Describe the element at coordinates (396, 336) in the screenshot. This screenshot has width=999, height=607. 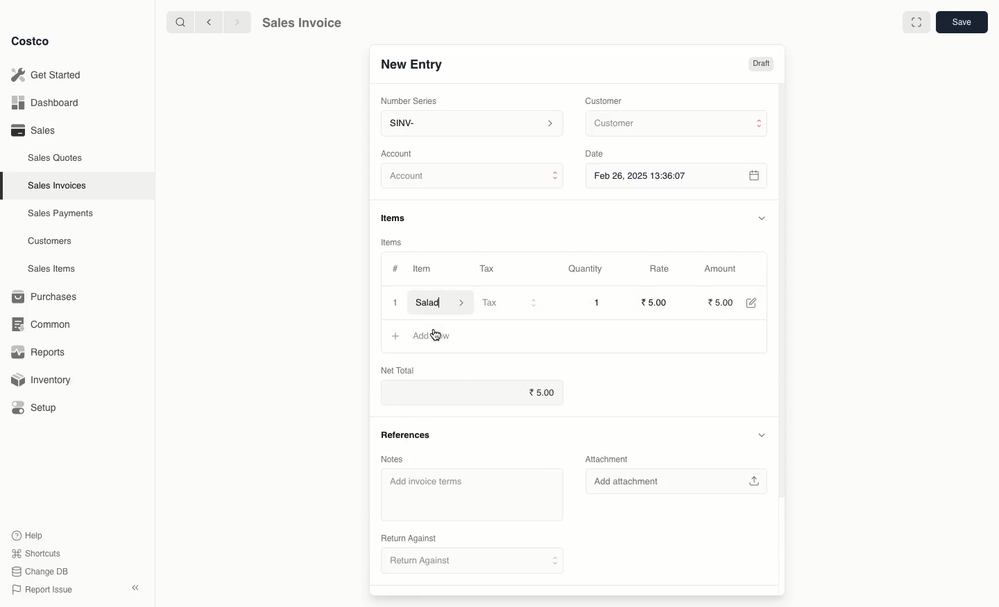
I see `Add` at that location.